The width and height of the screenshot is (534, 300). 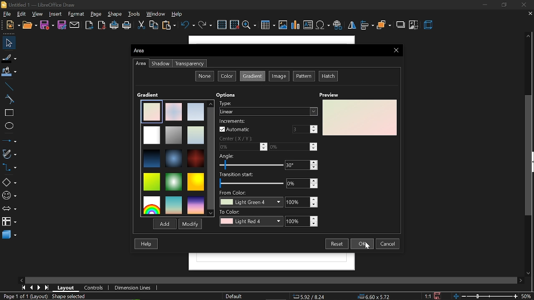 I want to click on page, so click(x=97, y=15).